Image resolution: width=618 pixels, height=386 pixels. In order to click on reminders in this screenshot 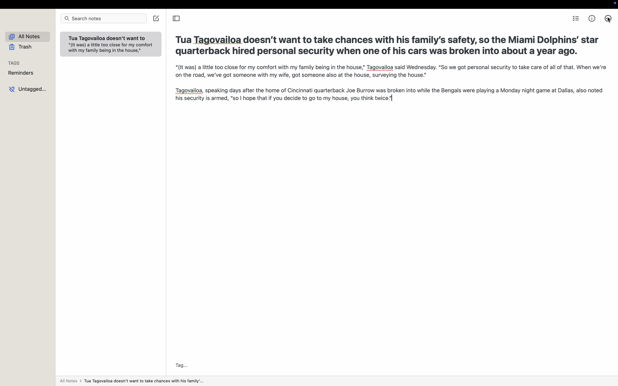, I will do `click(21, 73)`.